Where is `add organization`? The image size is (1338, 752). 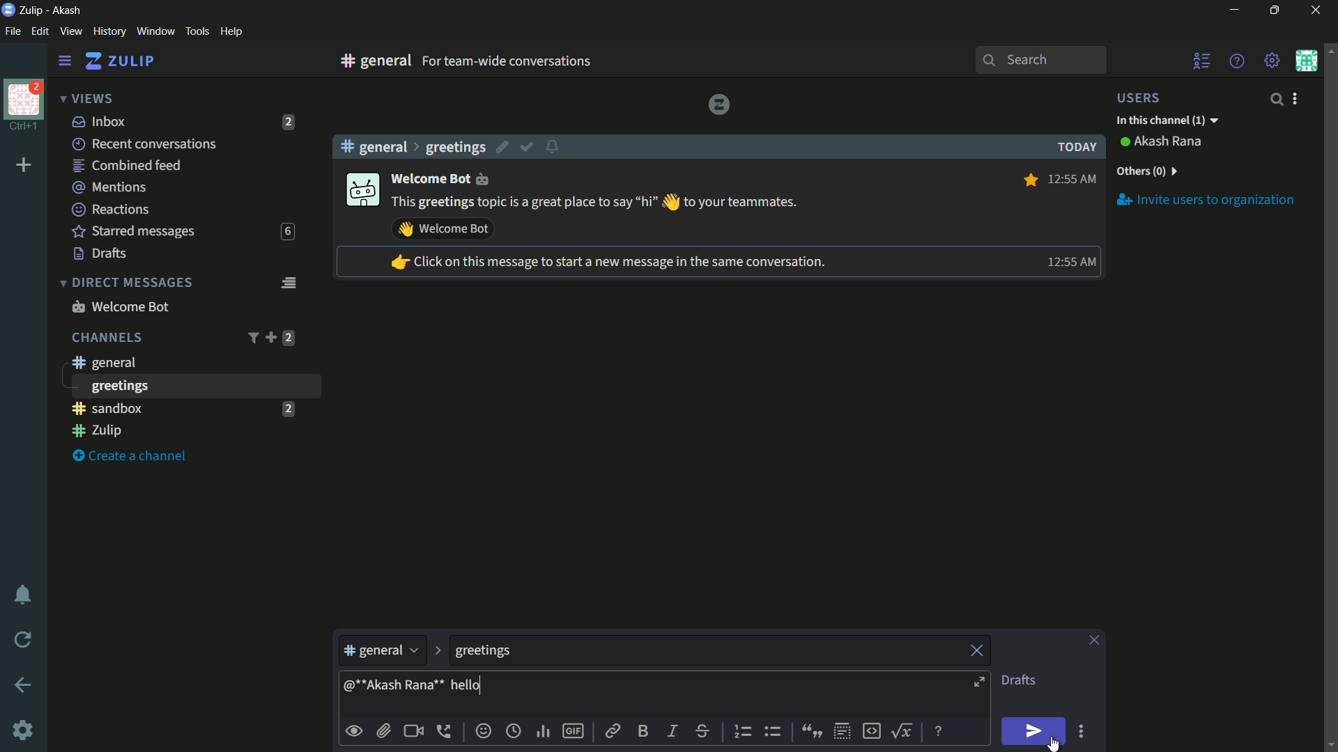
add organization is located at coordinates (24, 166).